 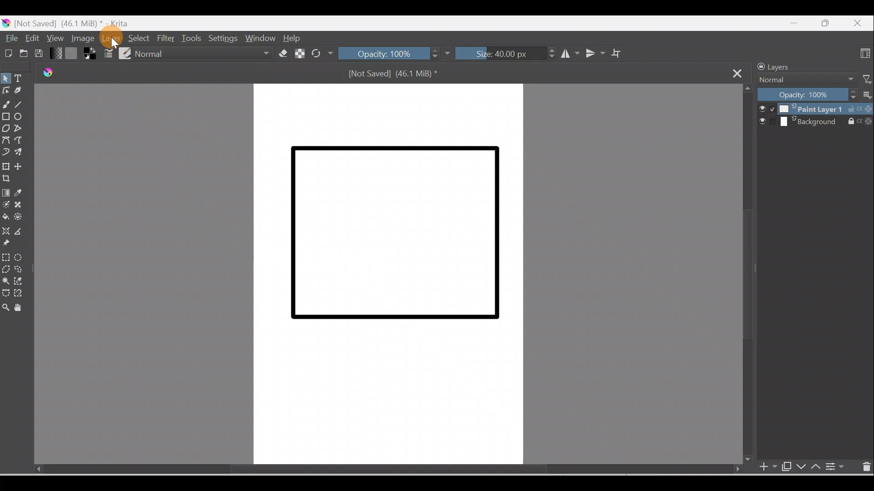 What do you see at coordinates (865, 53) in the screenshot?
I see `Choose workspace` at bounding box center [865, 53].